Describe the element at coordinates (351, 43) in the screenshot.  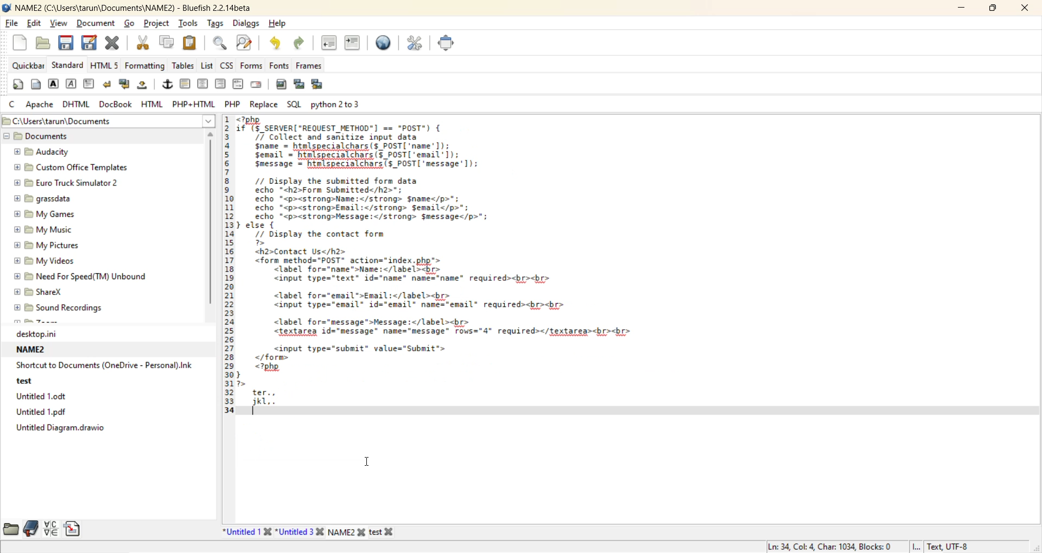
I see `indent` at that location.